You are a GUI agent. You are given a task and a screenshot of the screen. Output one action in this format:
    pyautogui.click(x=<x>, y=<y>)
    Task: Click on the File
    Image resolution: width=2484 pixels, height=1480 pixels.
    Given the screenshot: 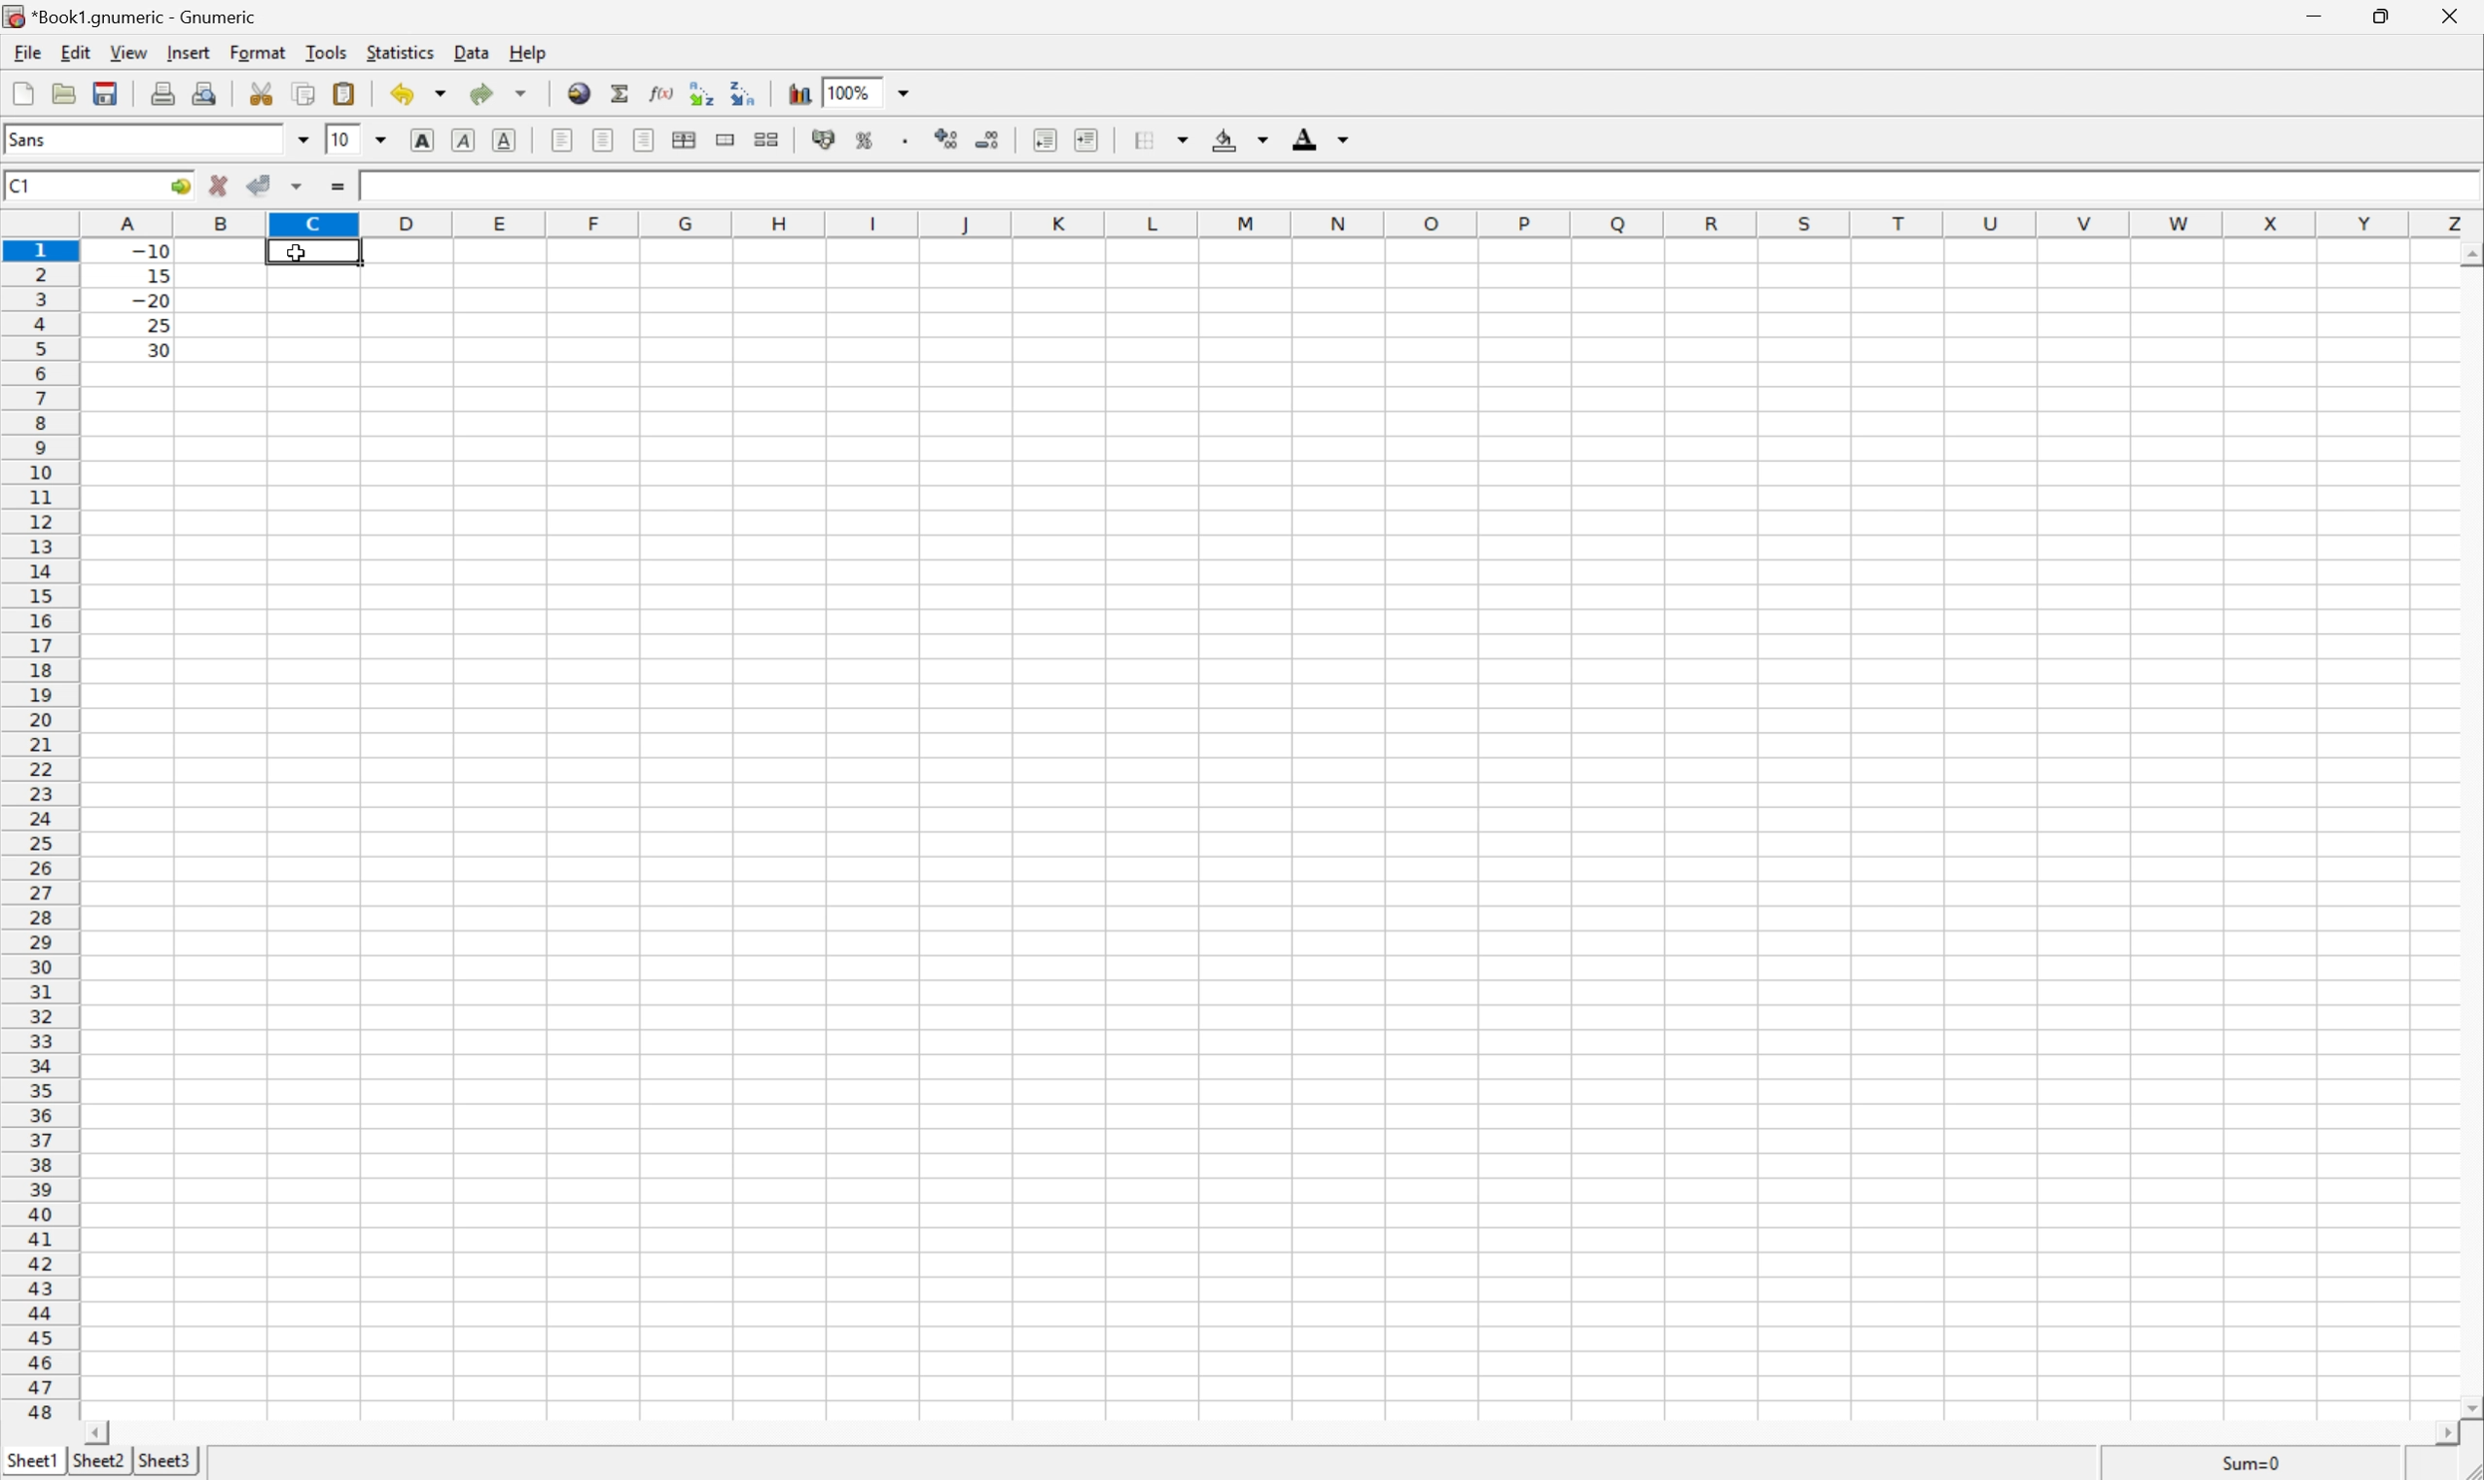 What is the action you would take?
    pyautogui.click(x=25, y=53)
    